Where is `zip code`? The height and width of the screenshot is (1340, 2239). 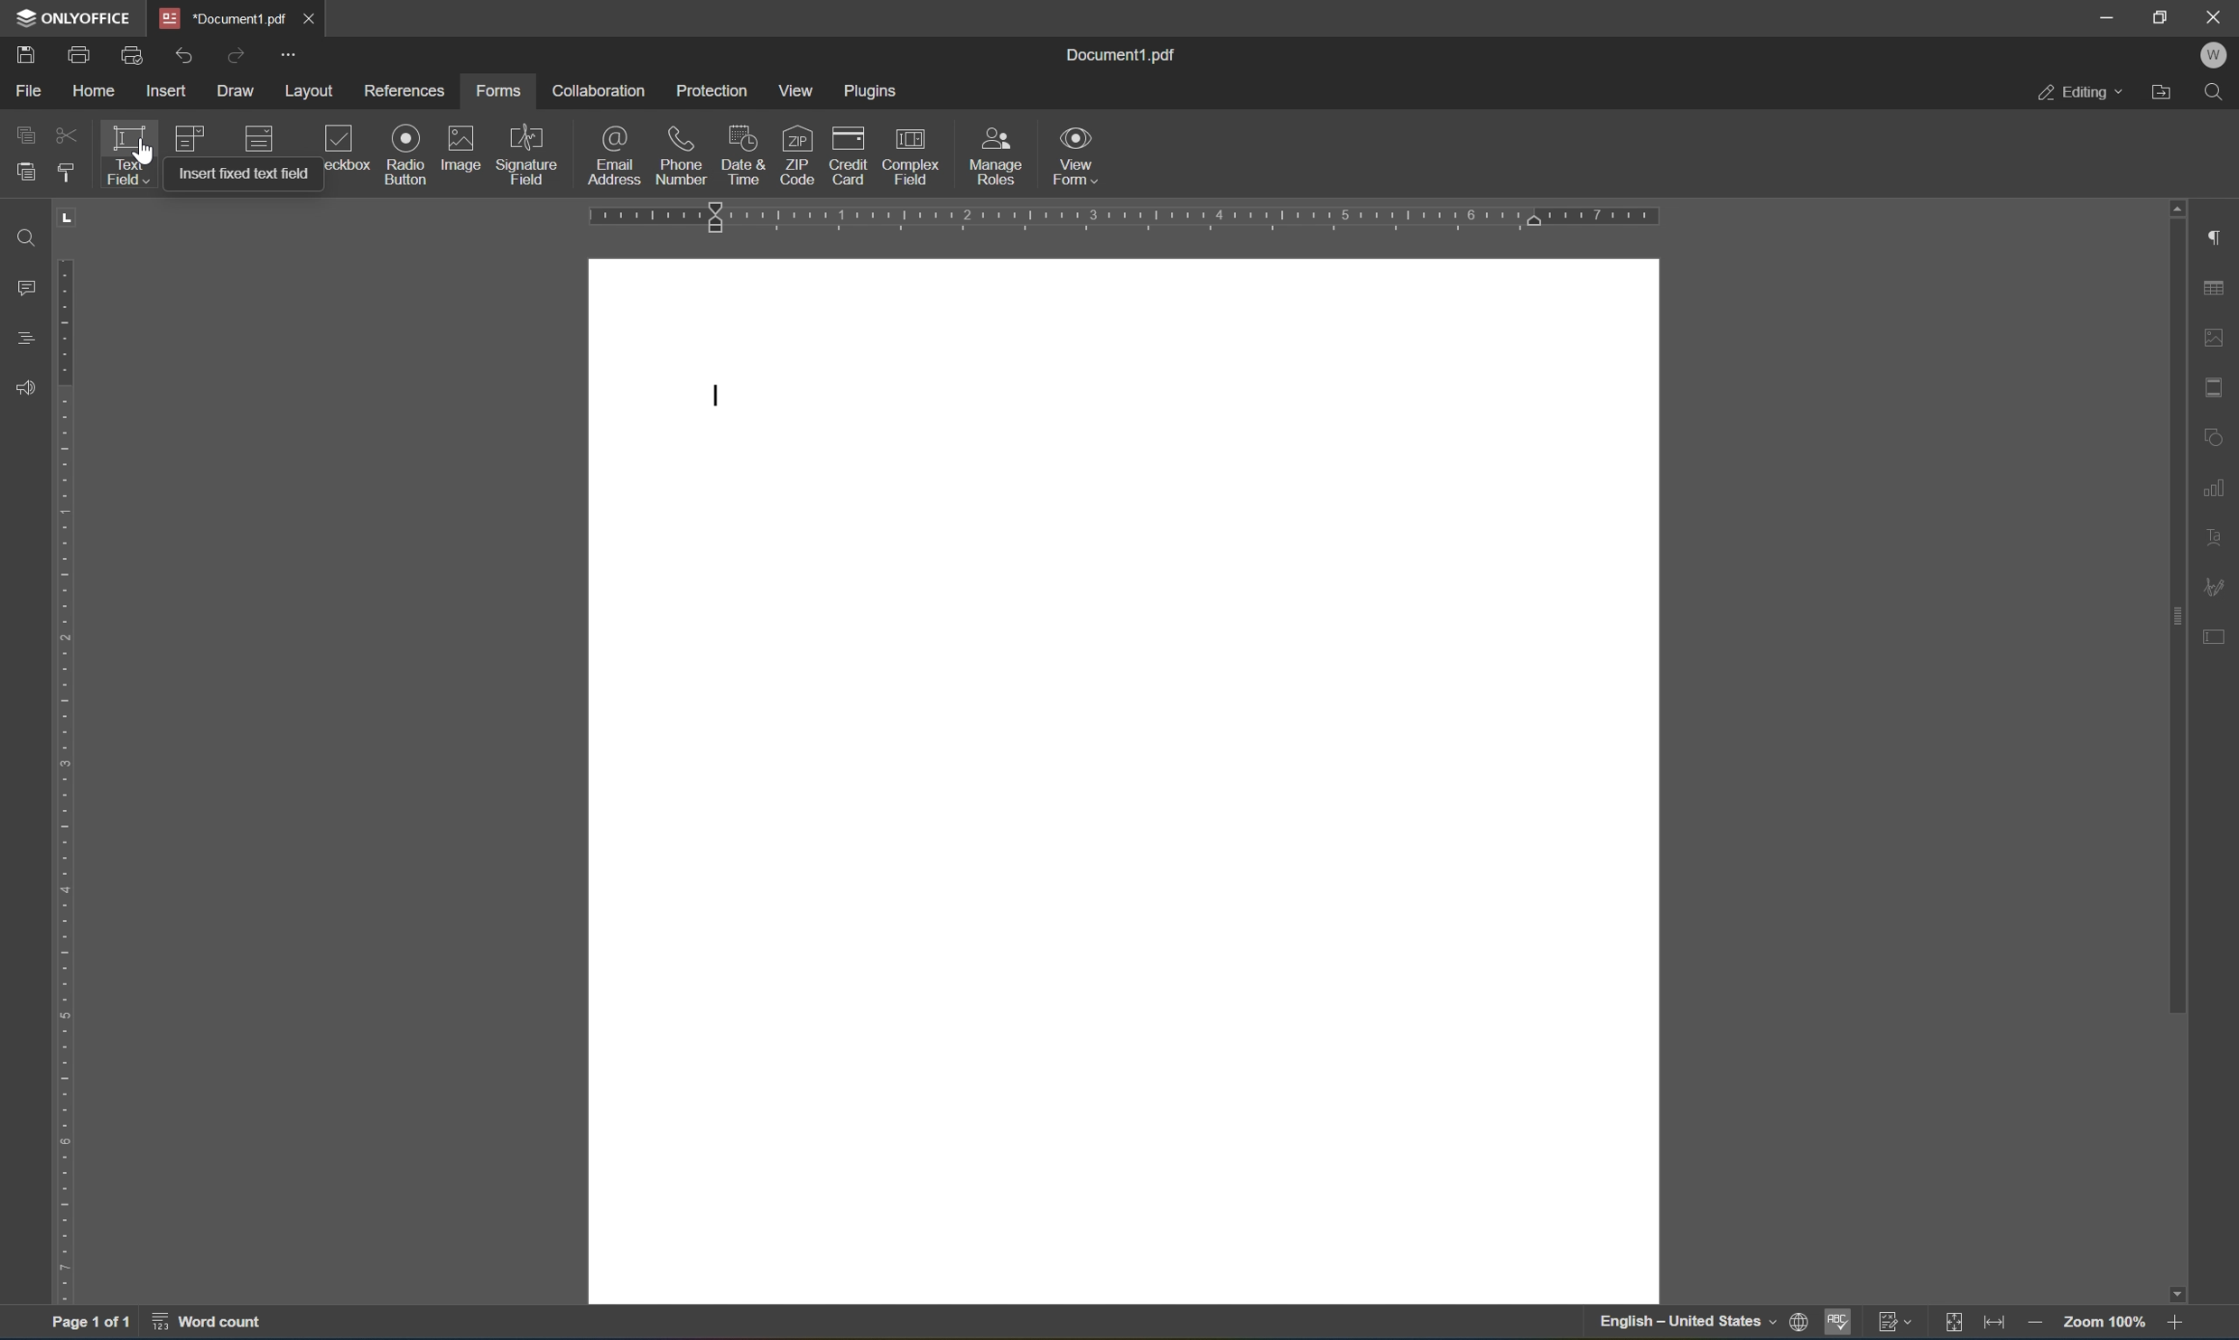
zip code is located at coordinates (796, 155).